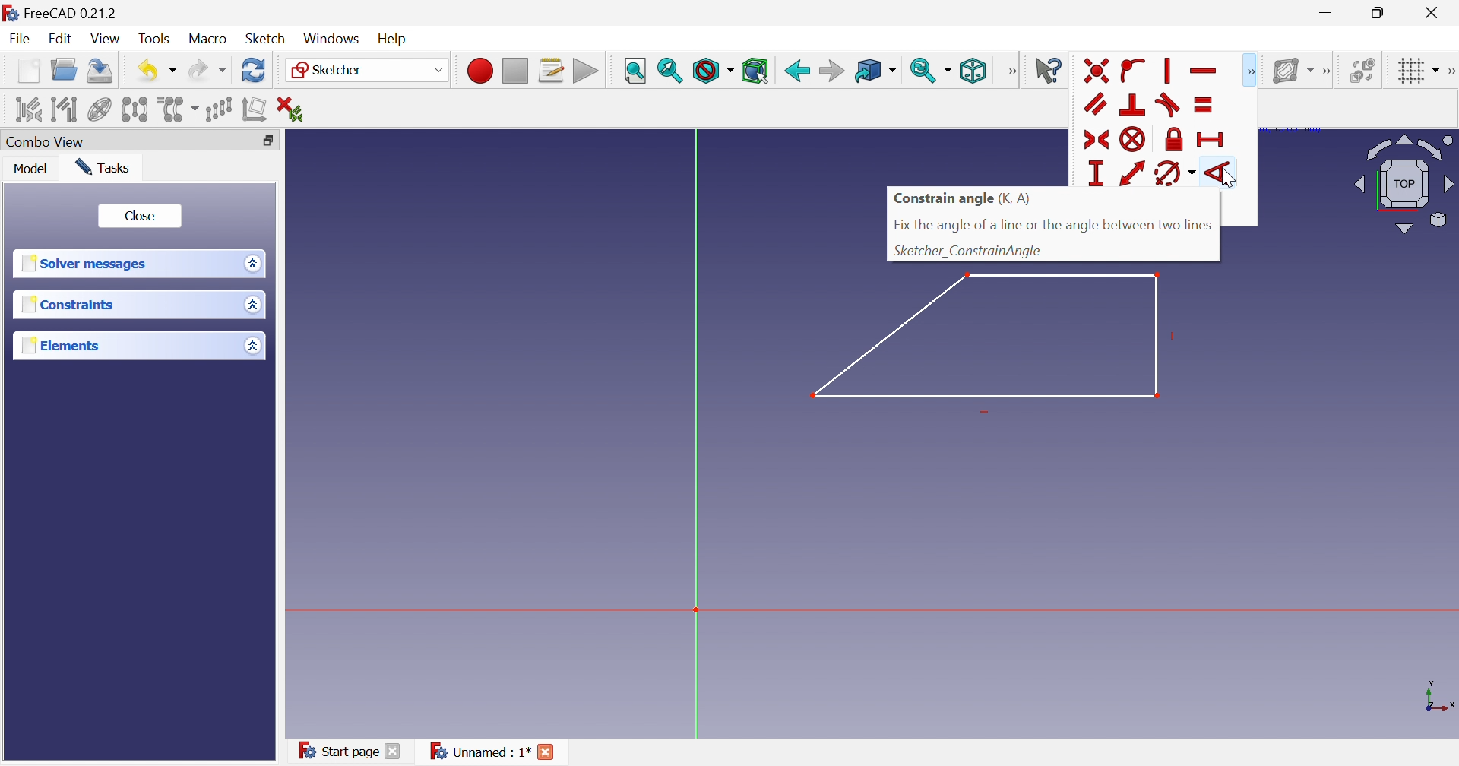 This screenshot has height=766, width=1459. Describe the element at coordinates (1048, 69) in the screenshot. I see `What's this?` at that location.